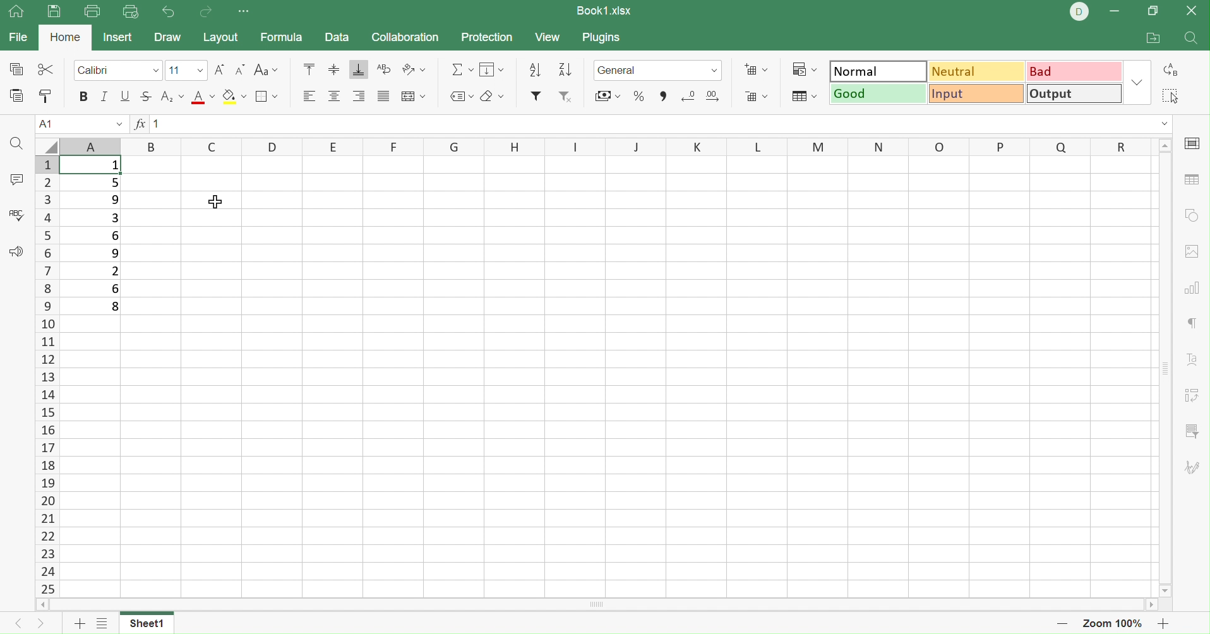  Describe the element at coordinates (1196, 395) in the screenshot. I see `Pivot table settings` at that location.